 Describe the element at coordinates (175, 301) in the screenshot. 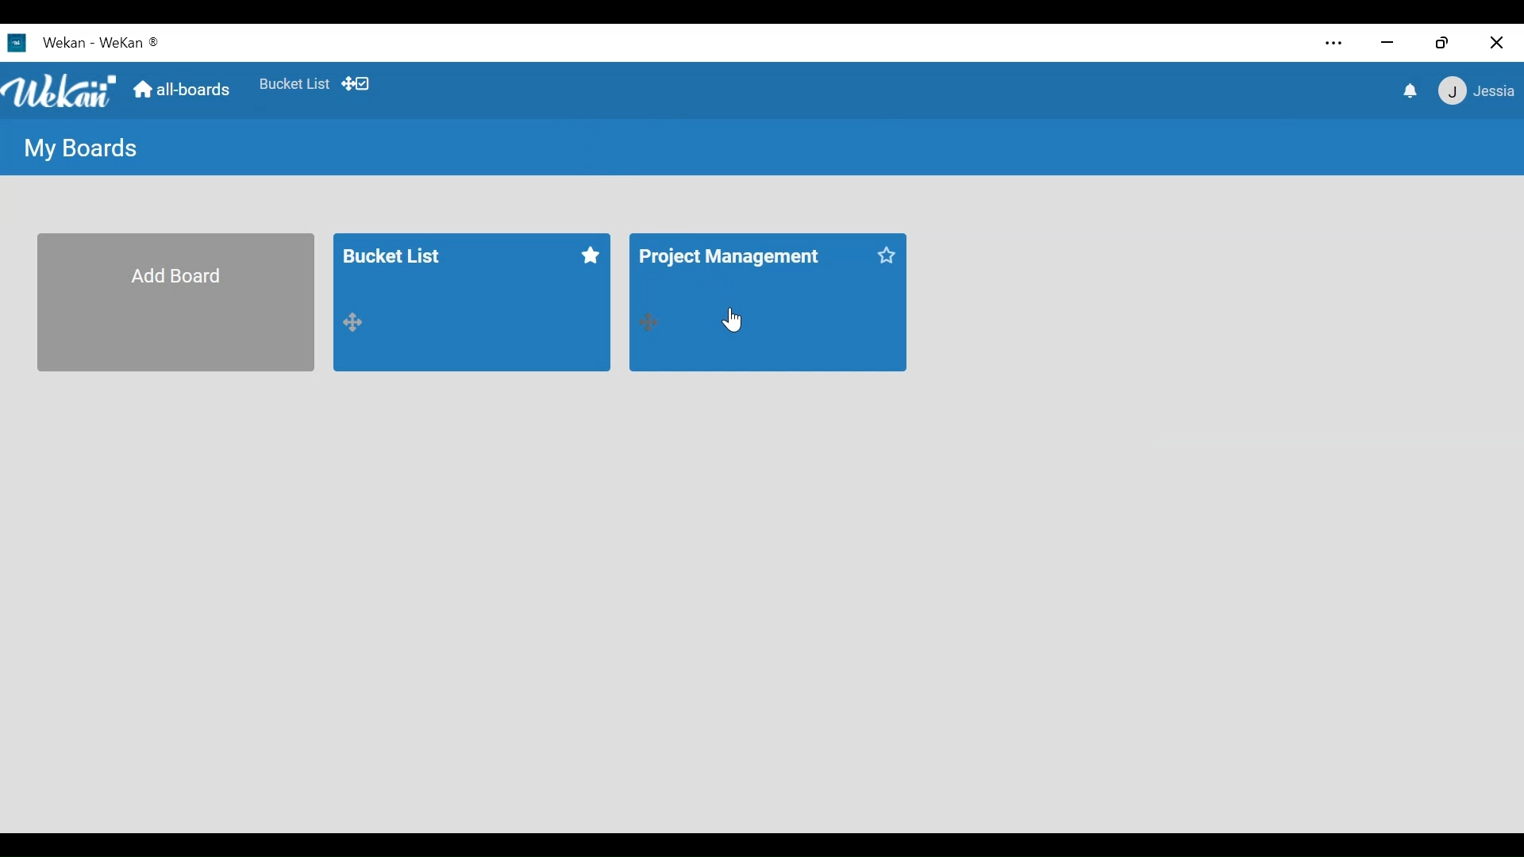

I see `Add Board` at that location.